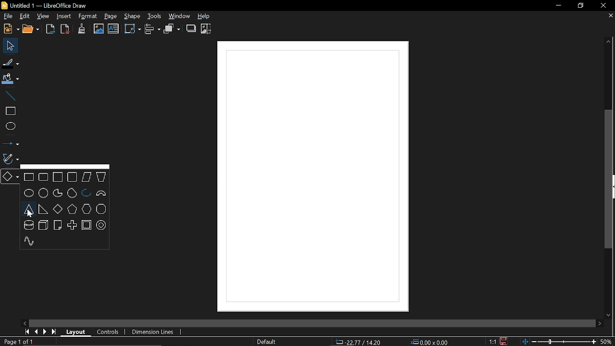 This screenshot has width=615, height=346. I want to click on dimension lines, so click(152, 333).